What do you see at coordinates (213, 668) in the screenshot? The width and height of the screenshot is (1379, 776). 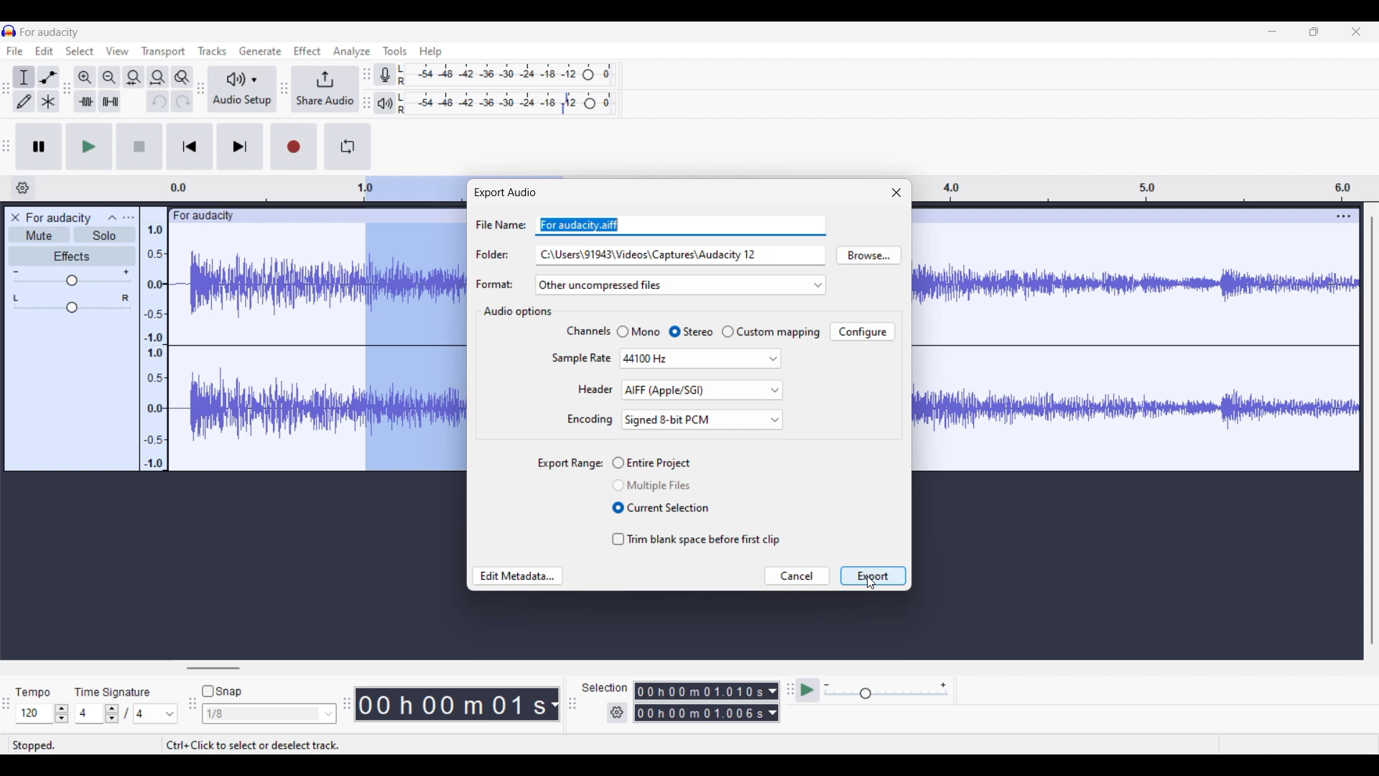 I see `Horizontal slide bar` at bounding box center [213, 668].